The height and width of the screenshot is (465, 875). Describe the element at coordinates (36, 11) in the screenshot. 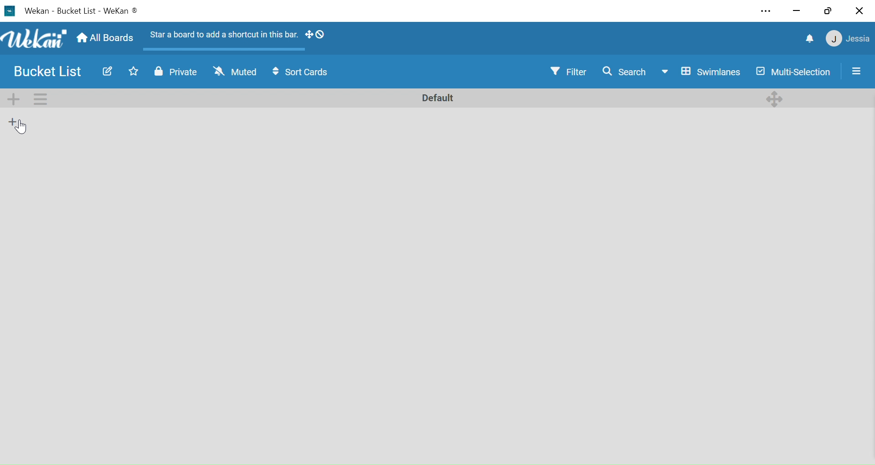

I see `Wekan` at that location.